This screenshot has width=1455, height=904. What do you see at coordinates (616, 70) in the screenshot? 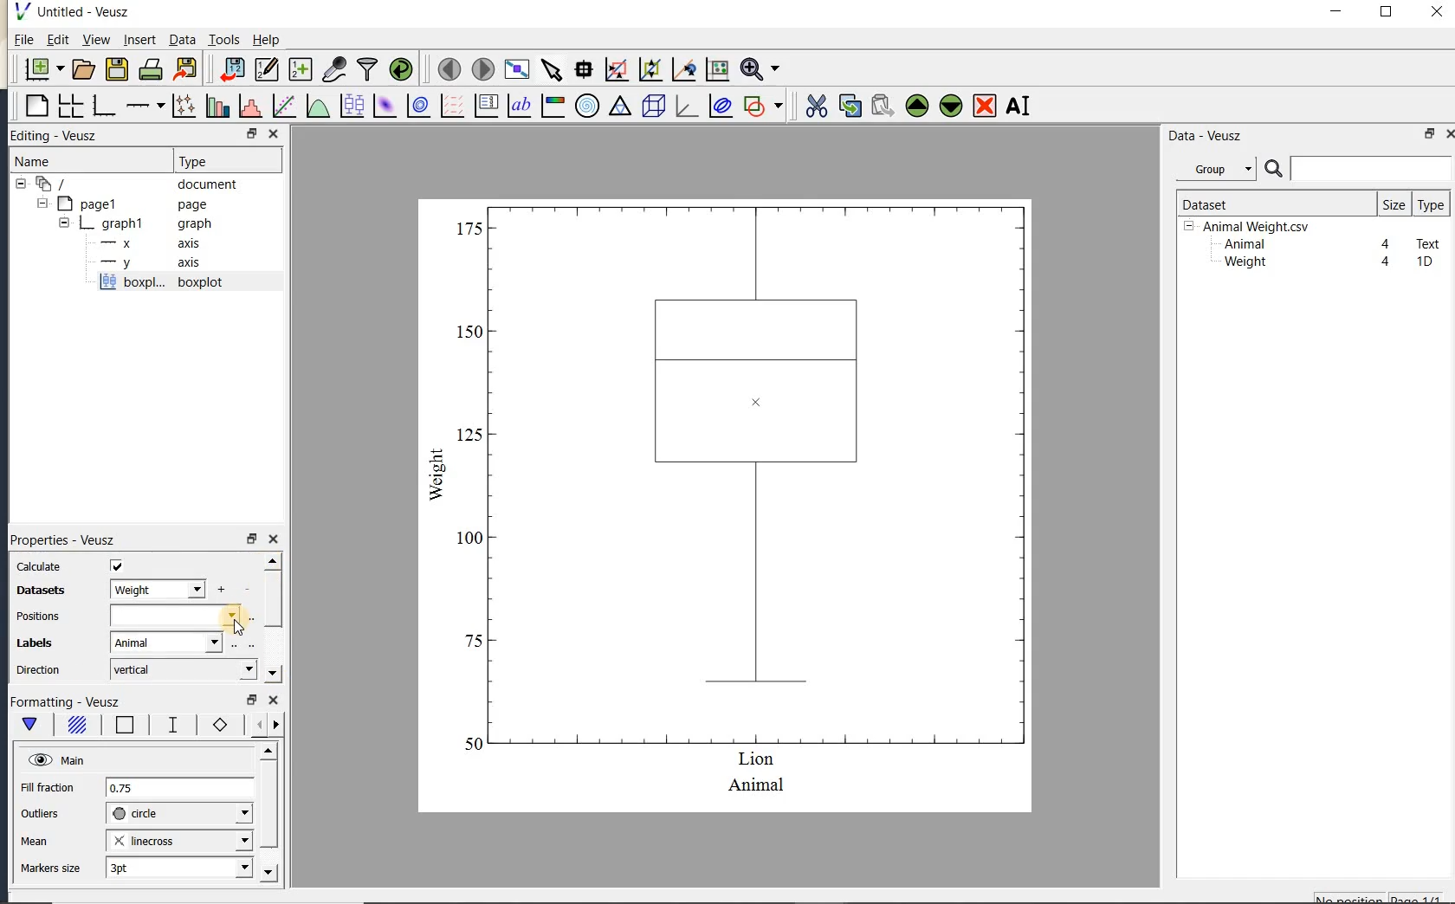
I see `click or draw a rectangle to zoom graph axes` at bounding box center [616, 70].